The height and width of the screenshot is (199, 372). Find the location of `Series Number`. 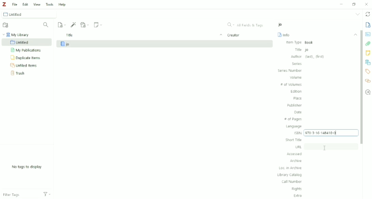

Series Number is located at coordinates (290, 71).